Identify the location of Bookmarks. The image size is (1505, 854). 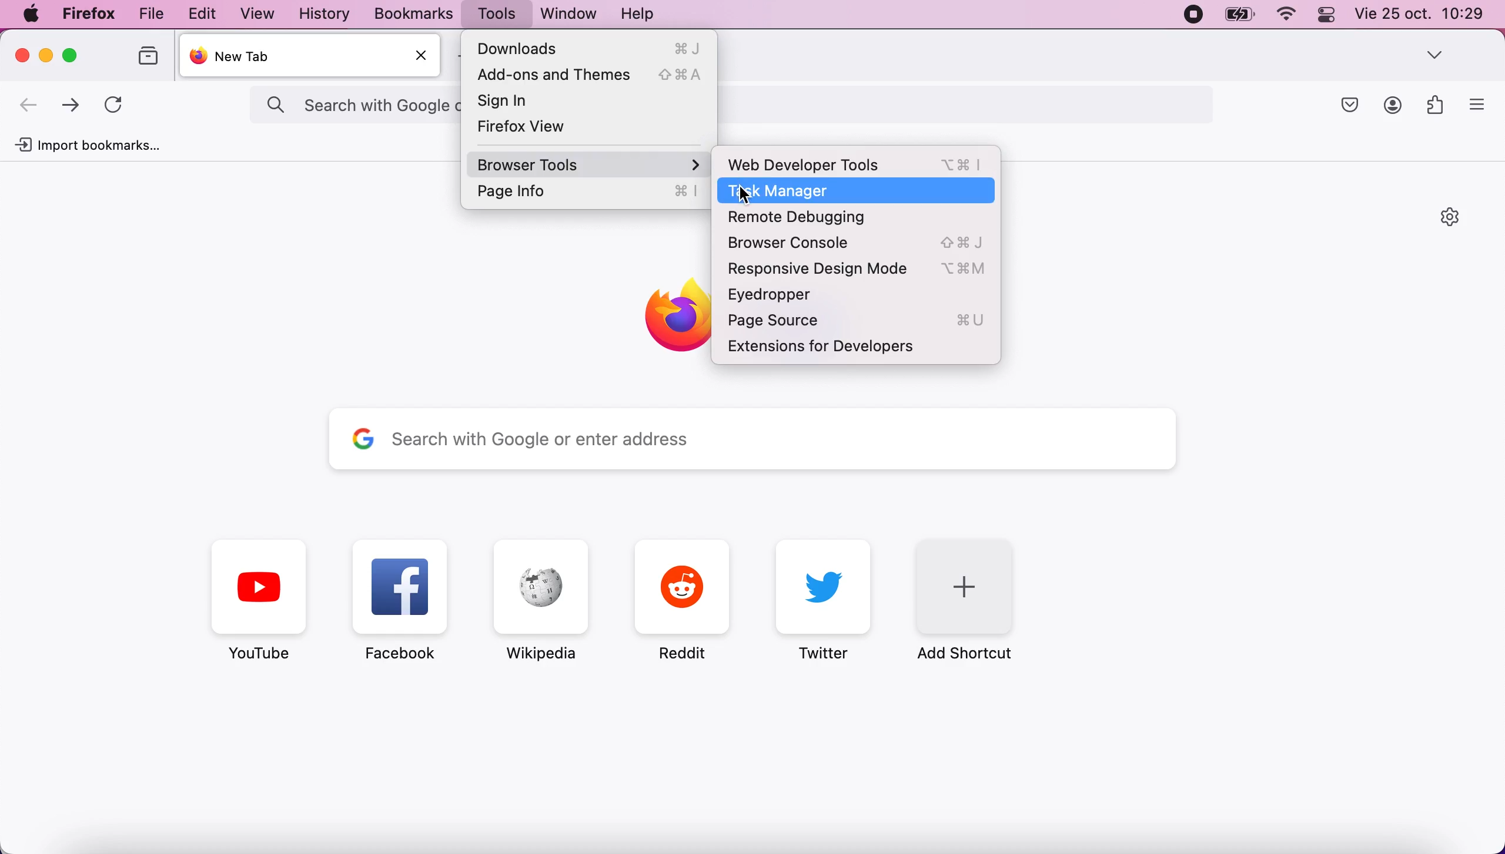
(413, 13).